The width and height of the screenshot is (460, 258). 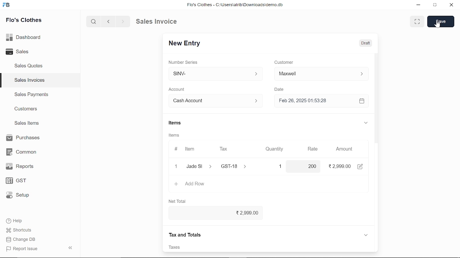 I want to click on restore down, so click(x=436, y=5).